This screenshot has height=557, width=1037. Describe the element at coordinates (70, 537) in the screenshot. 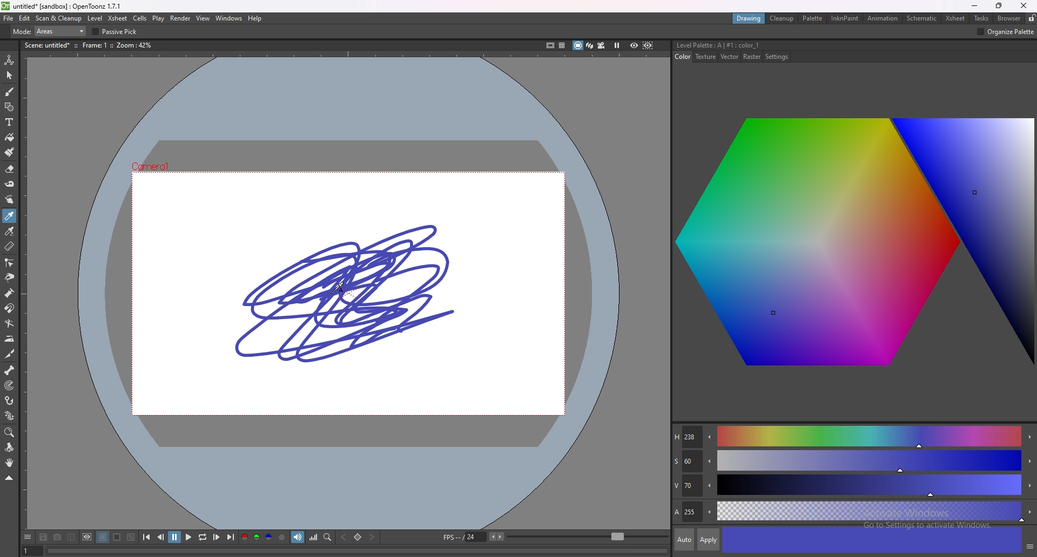

I see `compare to snapshot` at that location.